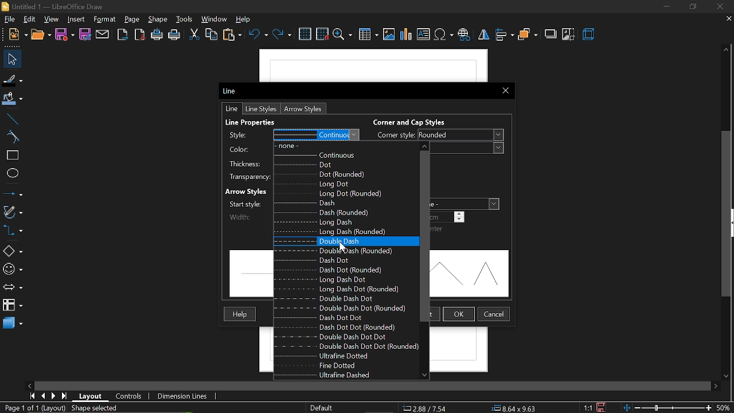  Describe the element at coordinates (425, 146) in the screenshot. I see `Move up` at that location.